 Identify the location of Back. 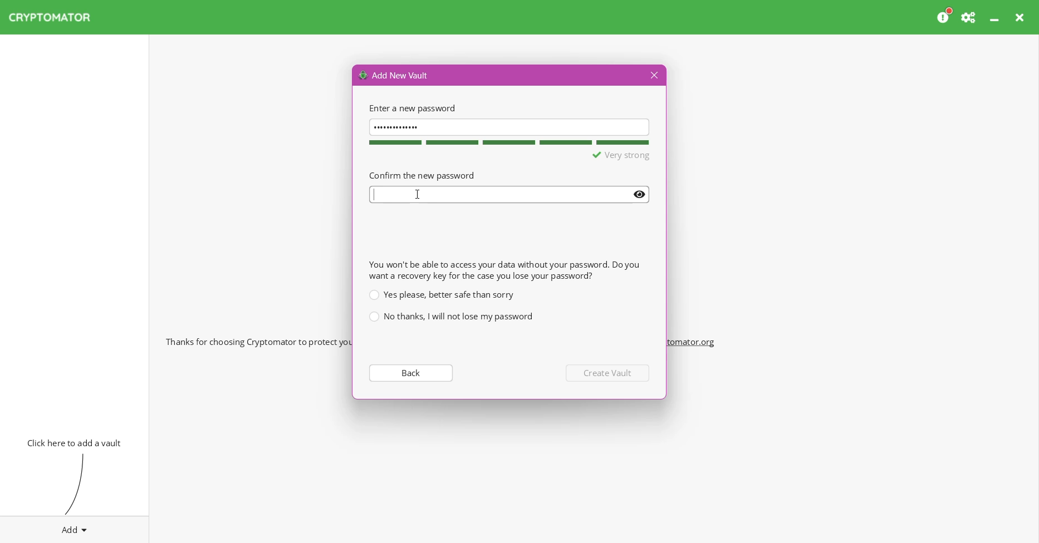
(410, 372).